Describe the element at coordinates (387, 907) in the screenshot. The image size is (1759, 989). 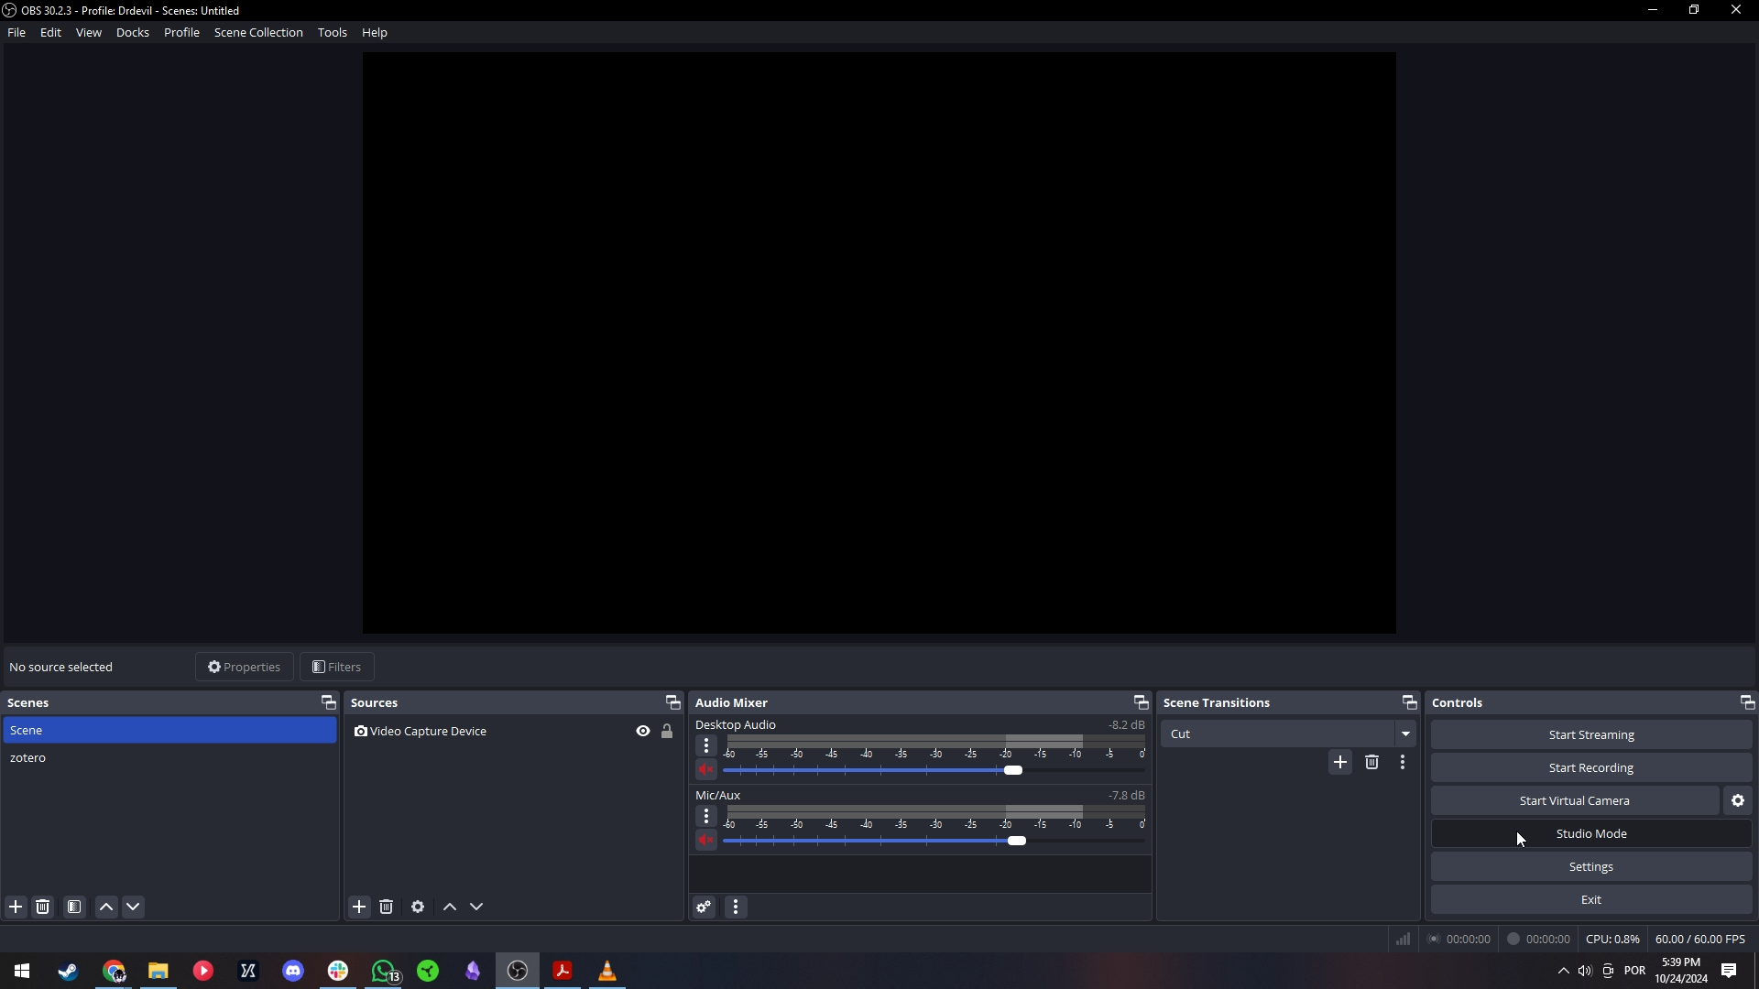
I see `Remove selected sources` at that location.